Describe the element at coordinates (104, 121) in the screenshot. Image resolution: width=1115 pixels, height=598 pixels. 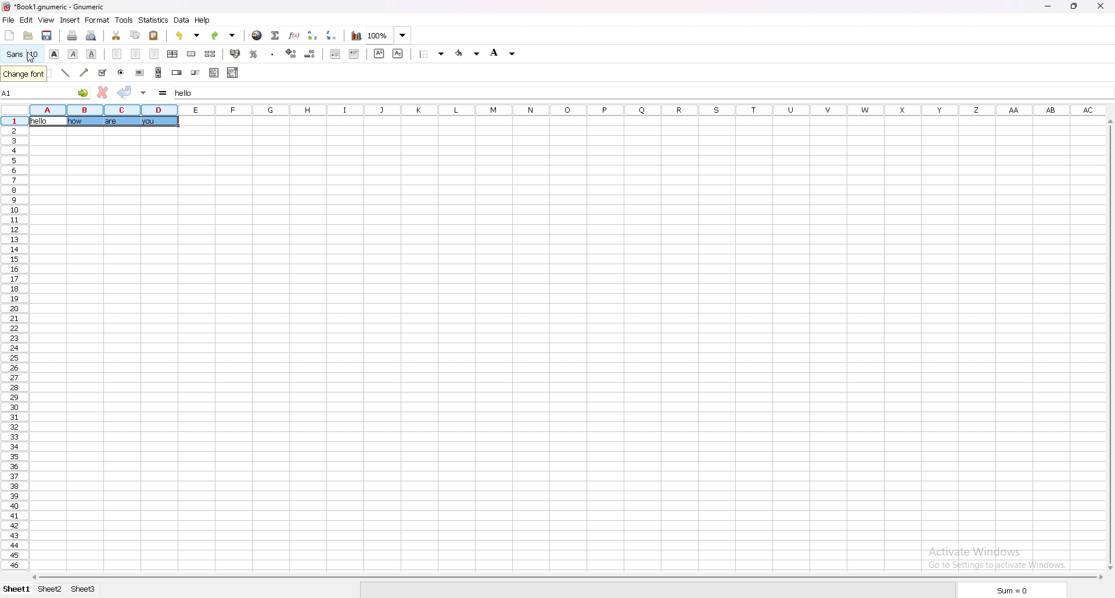
I see `selected cell` at that location.